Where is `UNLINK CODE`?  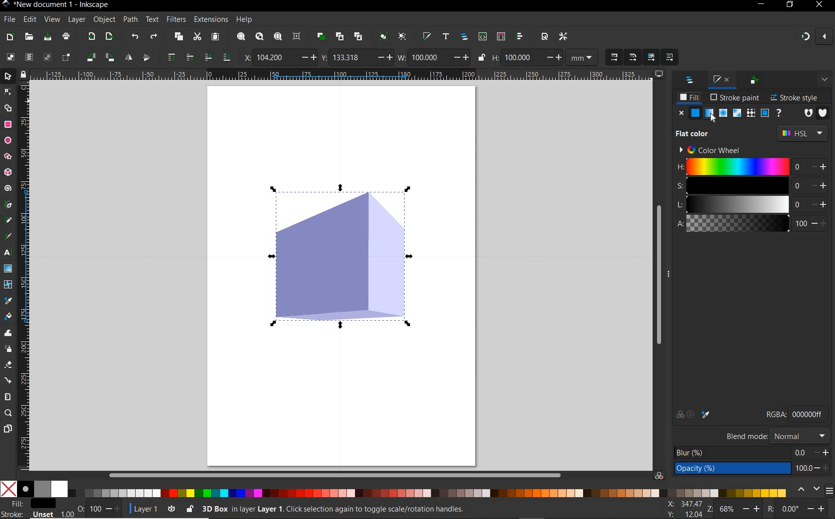
UNLINK CODE is located at coordinates (359, 37).